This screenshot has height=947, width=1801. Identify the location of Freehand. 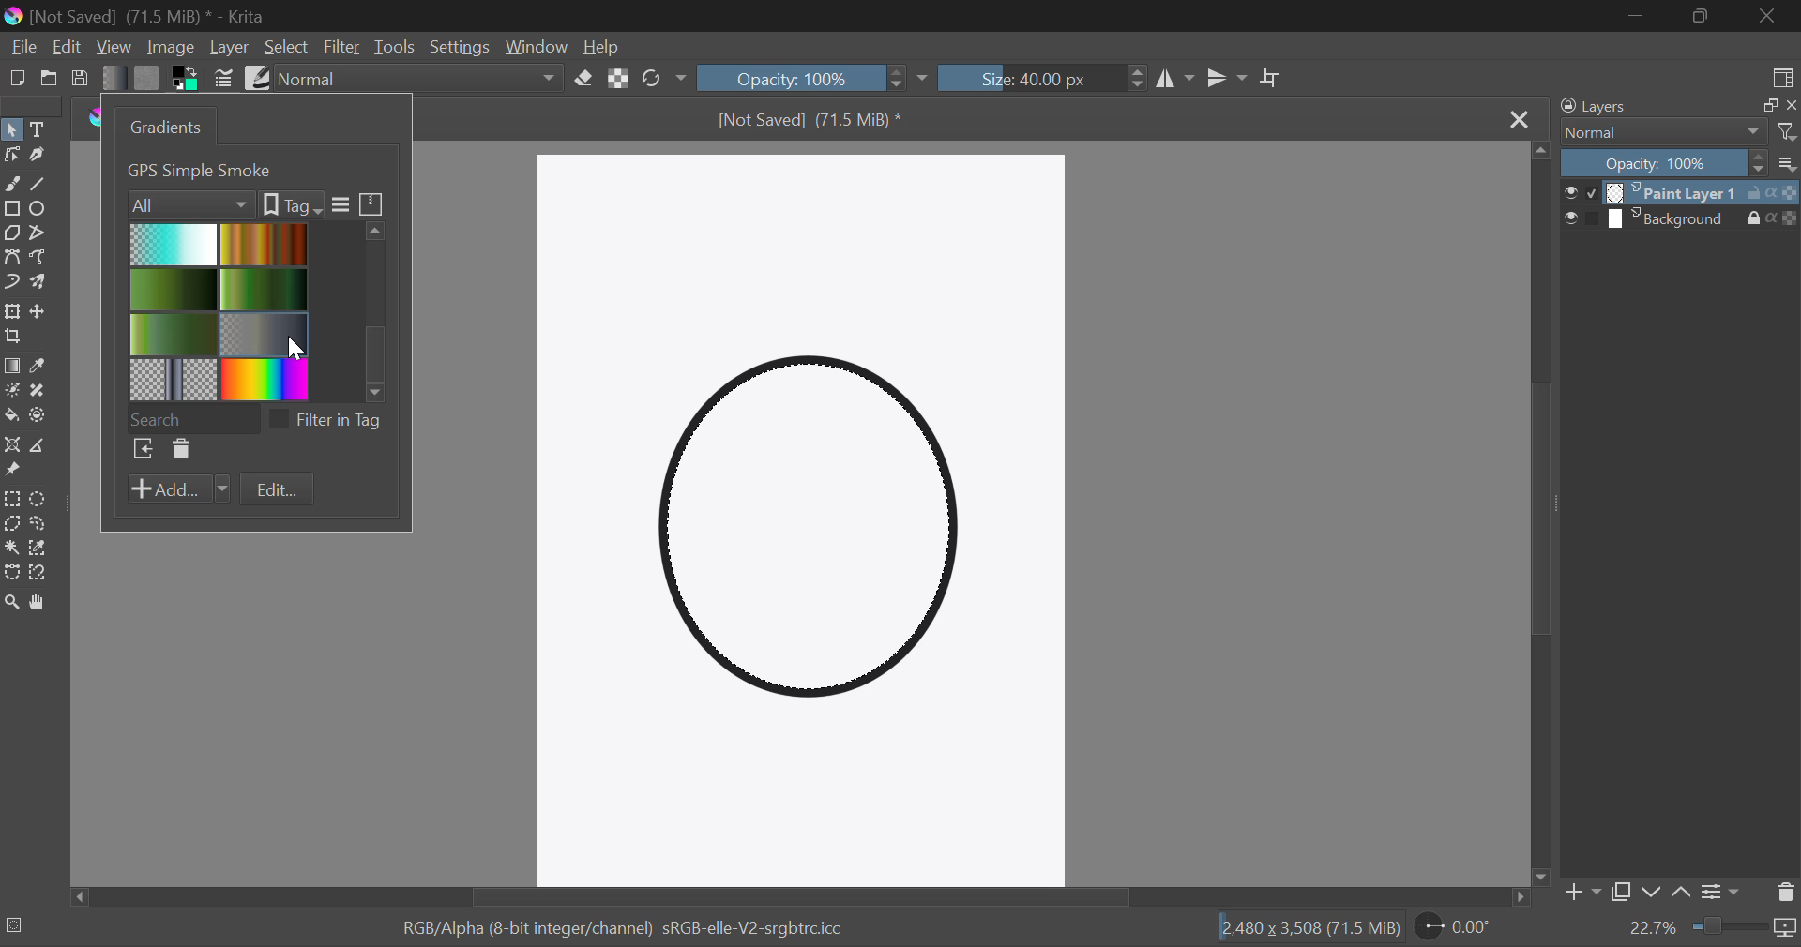
(11, 185).